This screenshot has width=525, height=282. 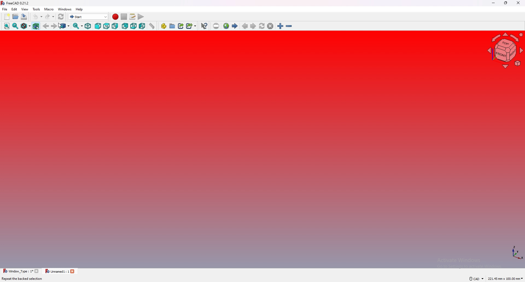 What do you see at coordinates (46, 26) in the screenshot?
I see `back` at bounding box center [46, 26].